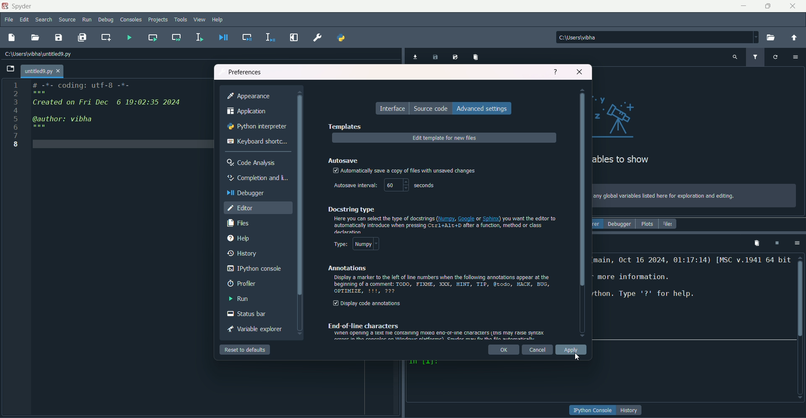  I want to click on ipython console, so click(255, 269).